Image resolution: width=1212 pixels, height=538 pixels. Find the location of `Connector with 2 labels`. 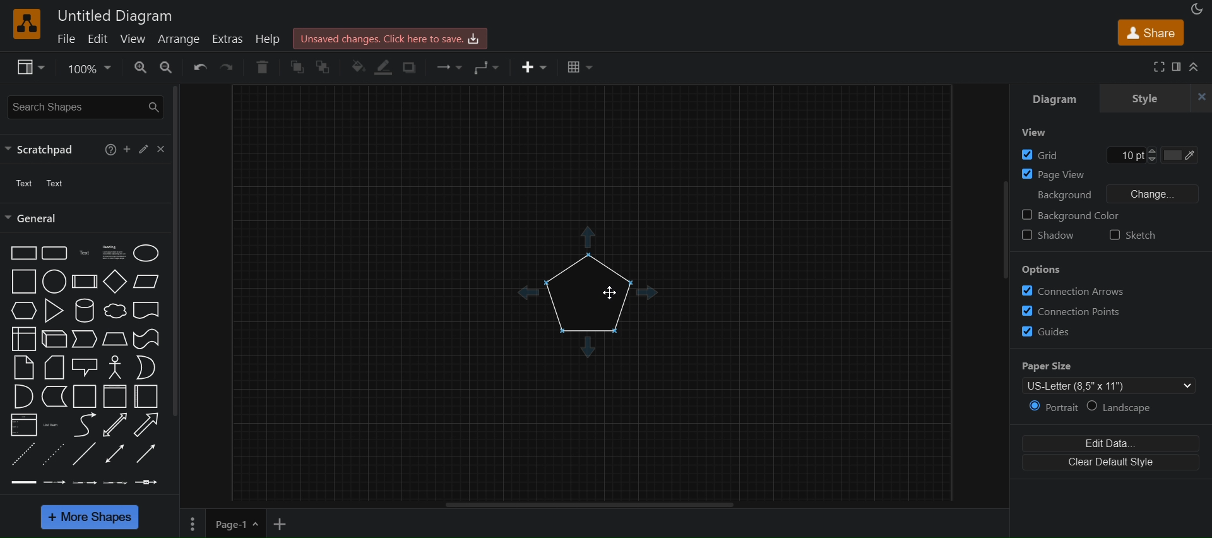

Connector with 2 labels is located at coordinates (84, 483).